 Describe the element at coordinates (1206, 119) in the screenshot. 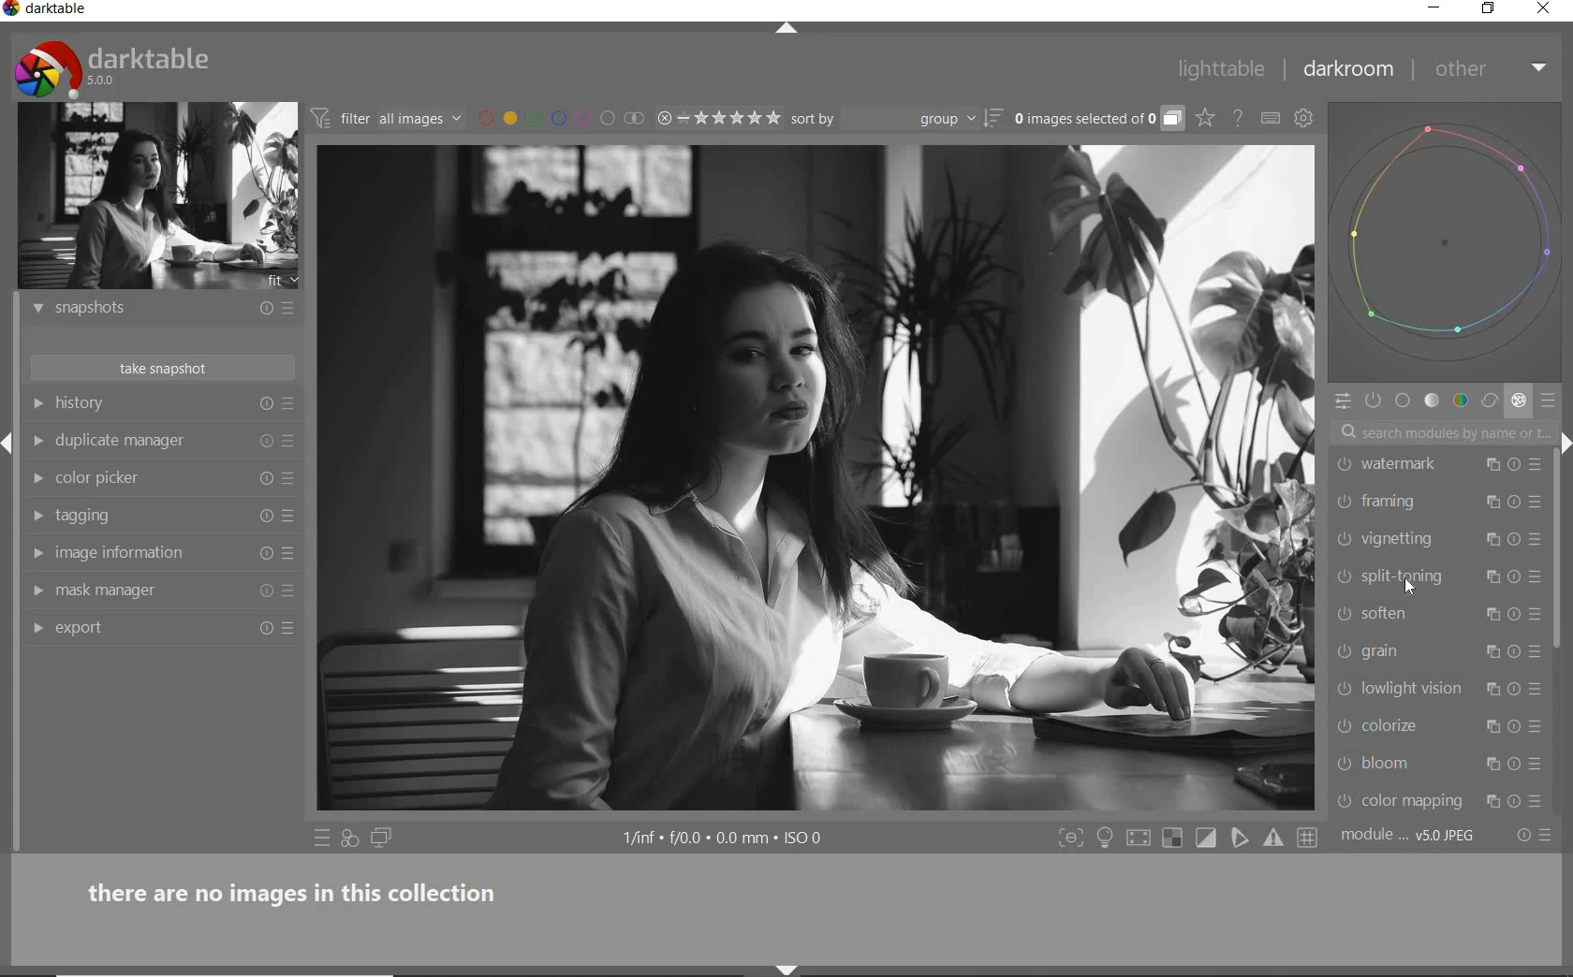

I see `click to change the type of overlay shown on thumbnails` at that location.